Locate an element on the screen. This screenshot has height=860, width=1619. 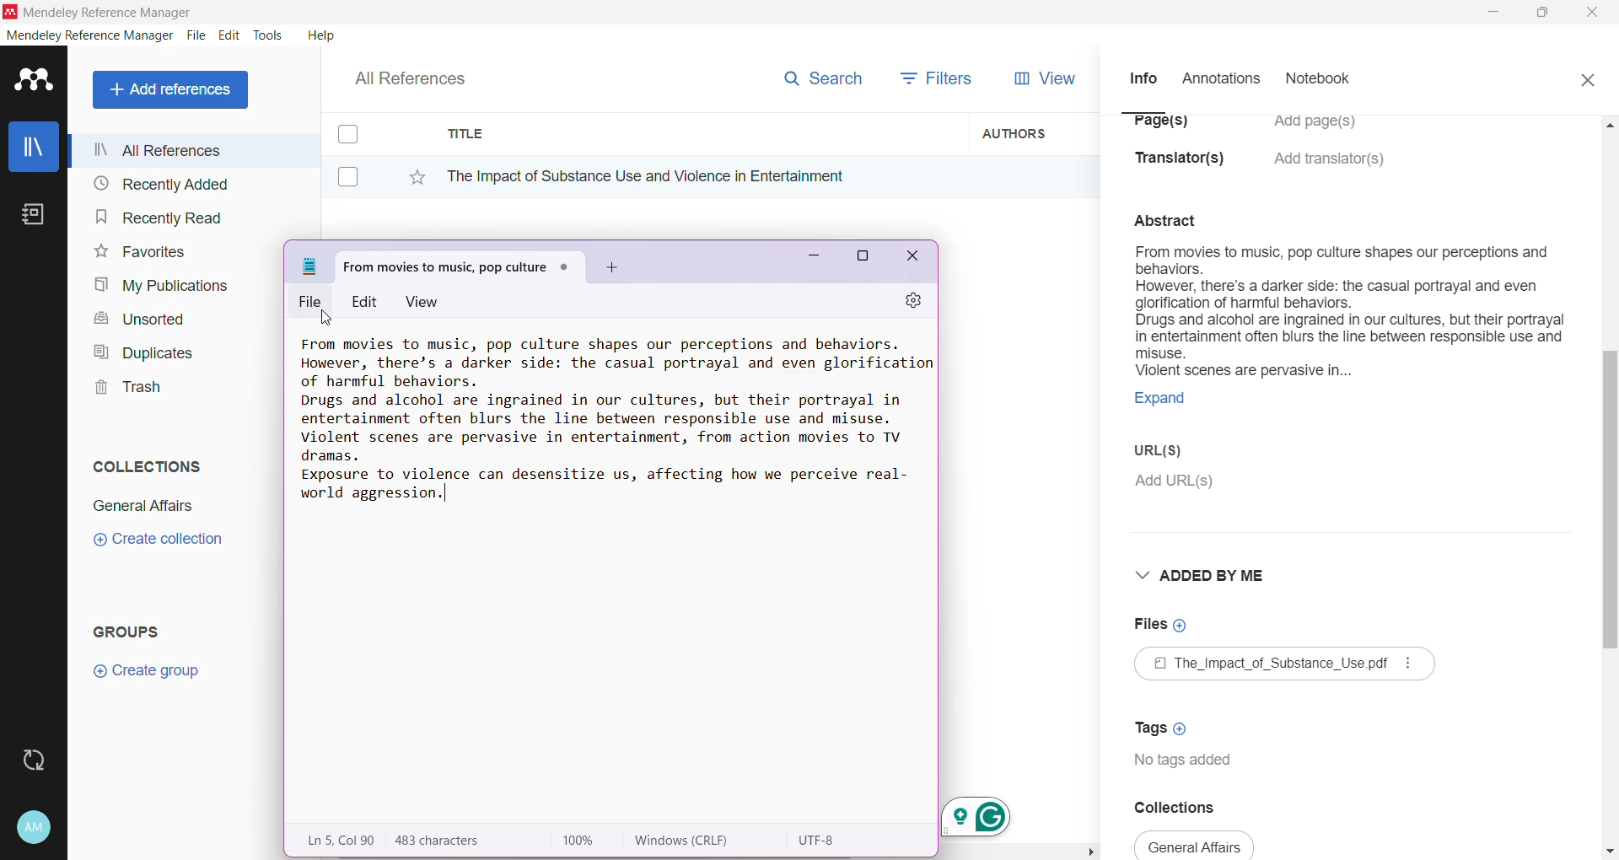
Collections is located at coordinates (143, 463).